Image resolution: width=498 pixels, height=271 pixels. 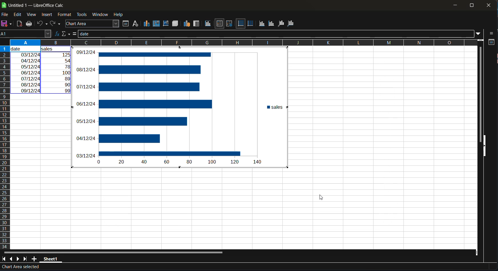 What do you see at coordinates (65, 34) in the screenshot?
I see `select function` at bounding box center [65, 34].